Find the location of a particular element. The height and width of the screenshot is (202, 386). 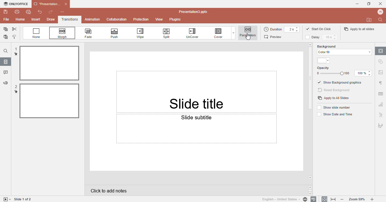

Fit to width is located at coordinates (334, 199).